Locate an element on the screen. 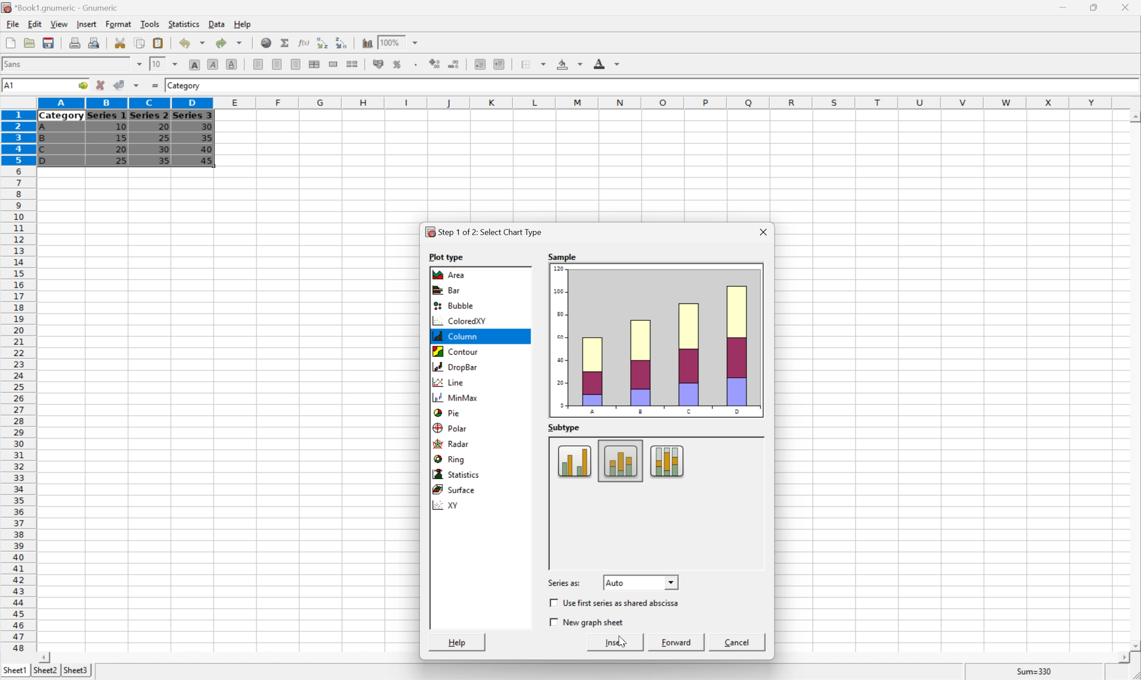  Edit is located at coordinates (35, 23).